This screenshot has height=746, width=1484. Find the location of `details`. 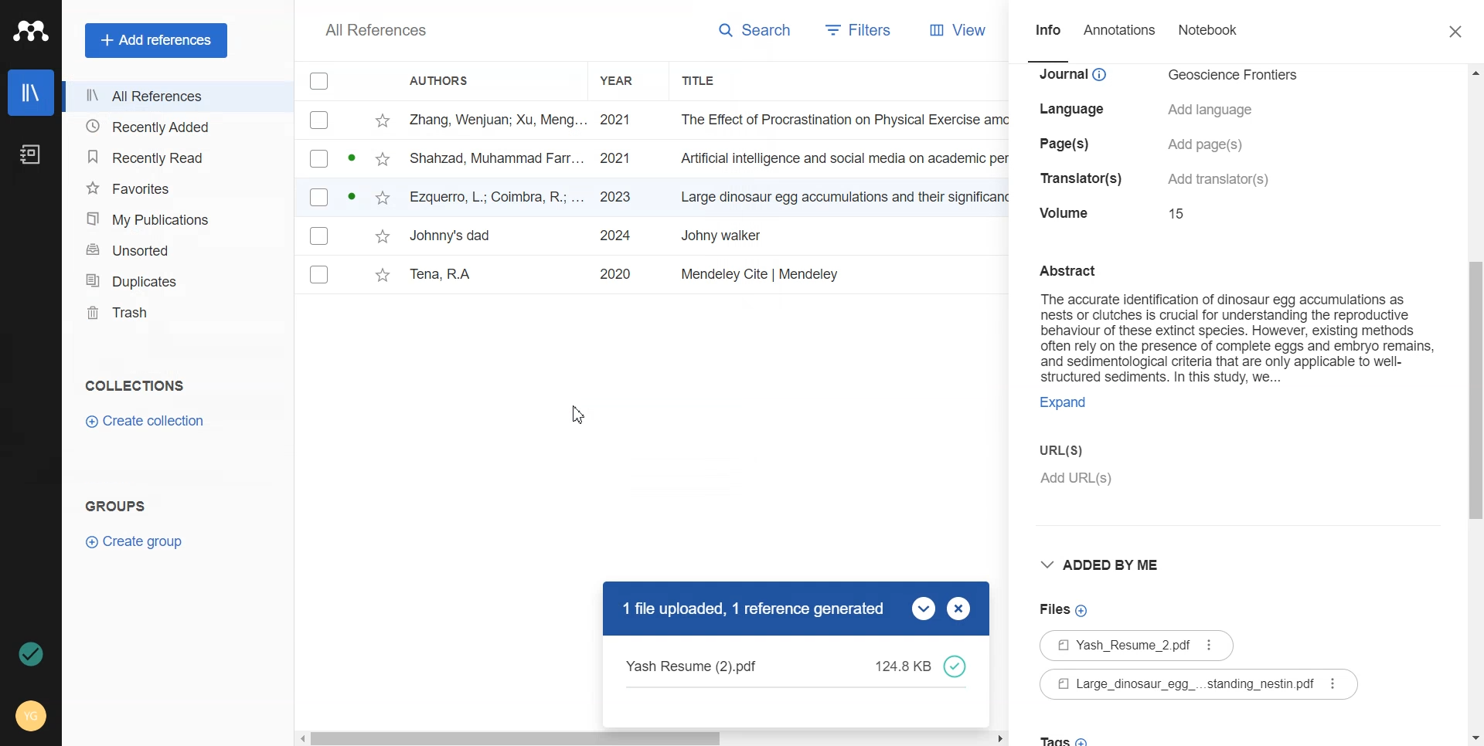

details is located at coordinates (1220, 179).